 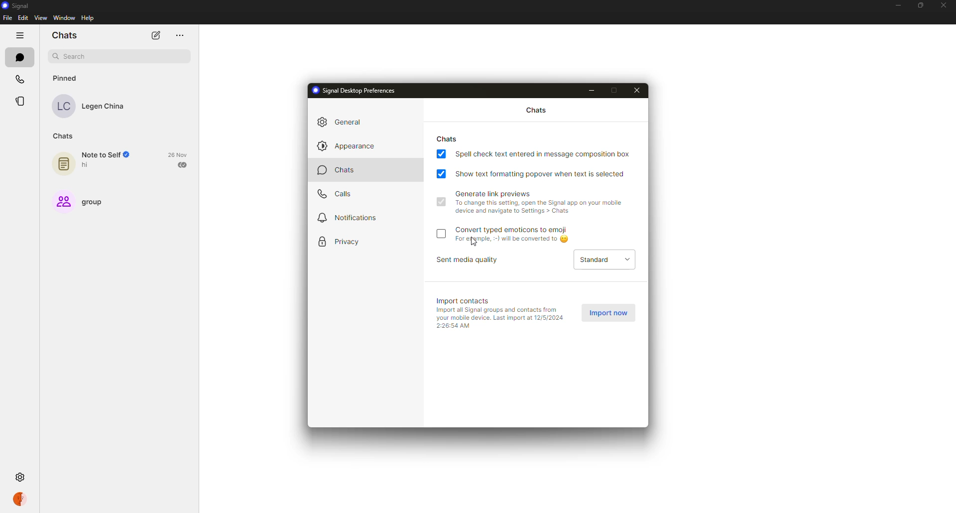 What do you see at coordinates (346, 146) in the screenshot?
I see `appearance` at bounding box center [346, 146].